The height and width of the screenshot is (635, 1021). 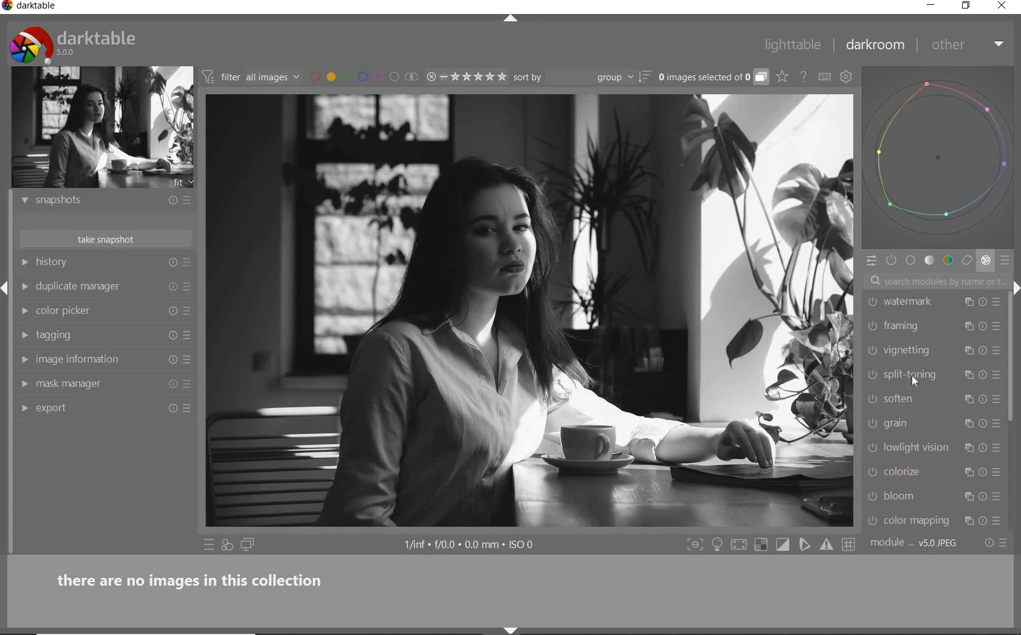 What do you see at coordinates (997, 375) in the screenshot?
I see `preset and preferences` at bounding box center [997, 375].